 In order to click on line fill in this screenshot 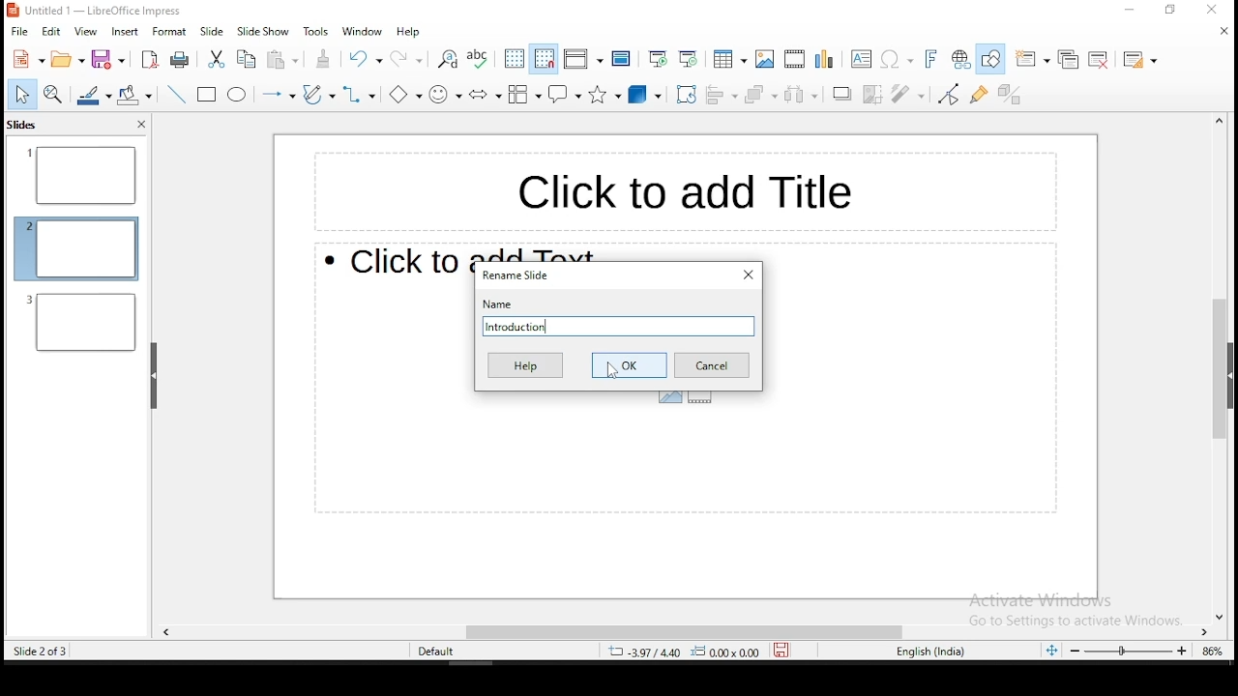, I will do `click(92, 95)`.